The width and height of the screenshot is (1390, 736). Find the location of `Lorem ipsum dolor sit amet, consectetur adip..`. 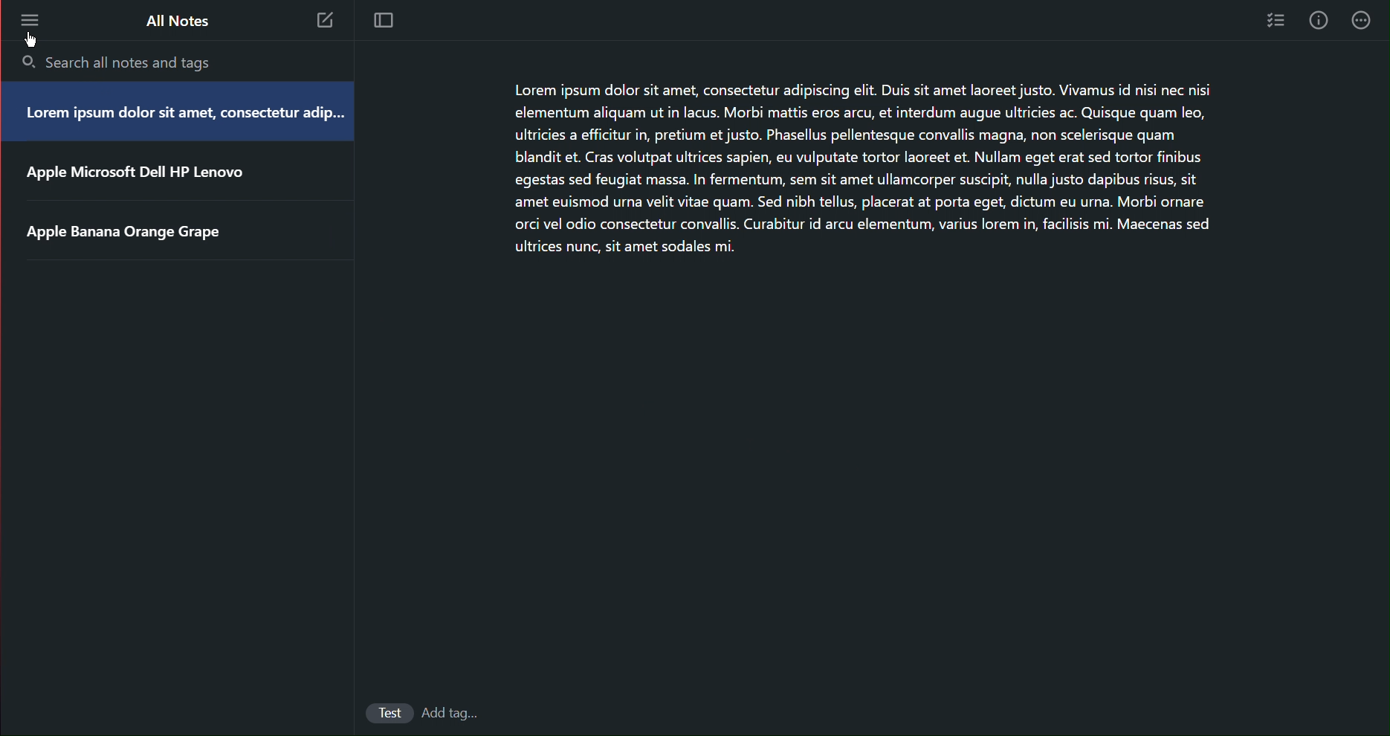

Lorem ipsum dolor sit amet, consectetur adip.. is located at coordinates (179, 114).